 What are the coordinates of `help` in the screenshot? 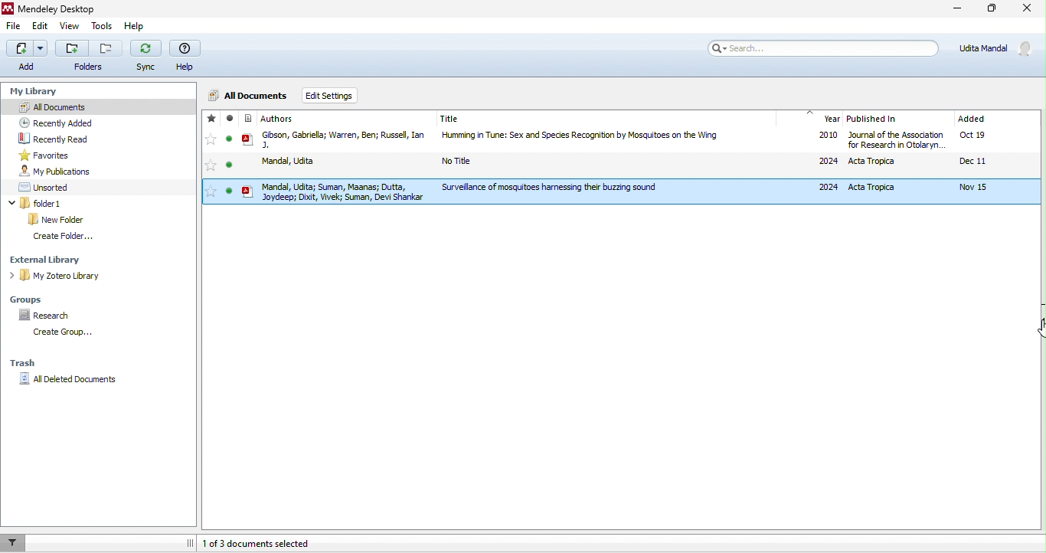 It's located at (134, 25).